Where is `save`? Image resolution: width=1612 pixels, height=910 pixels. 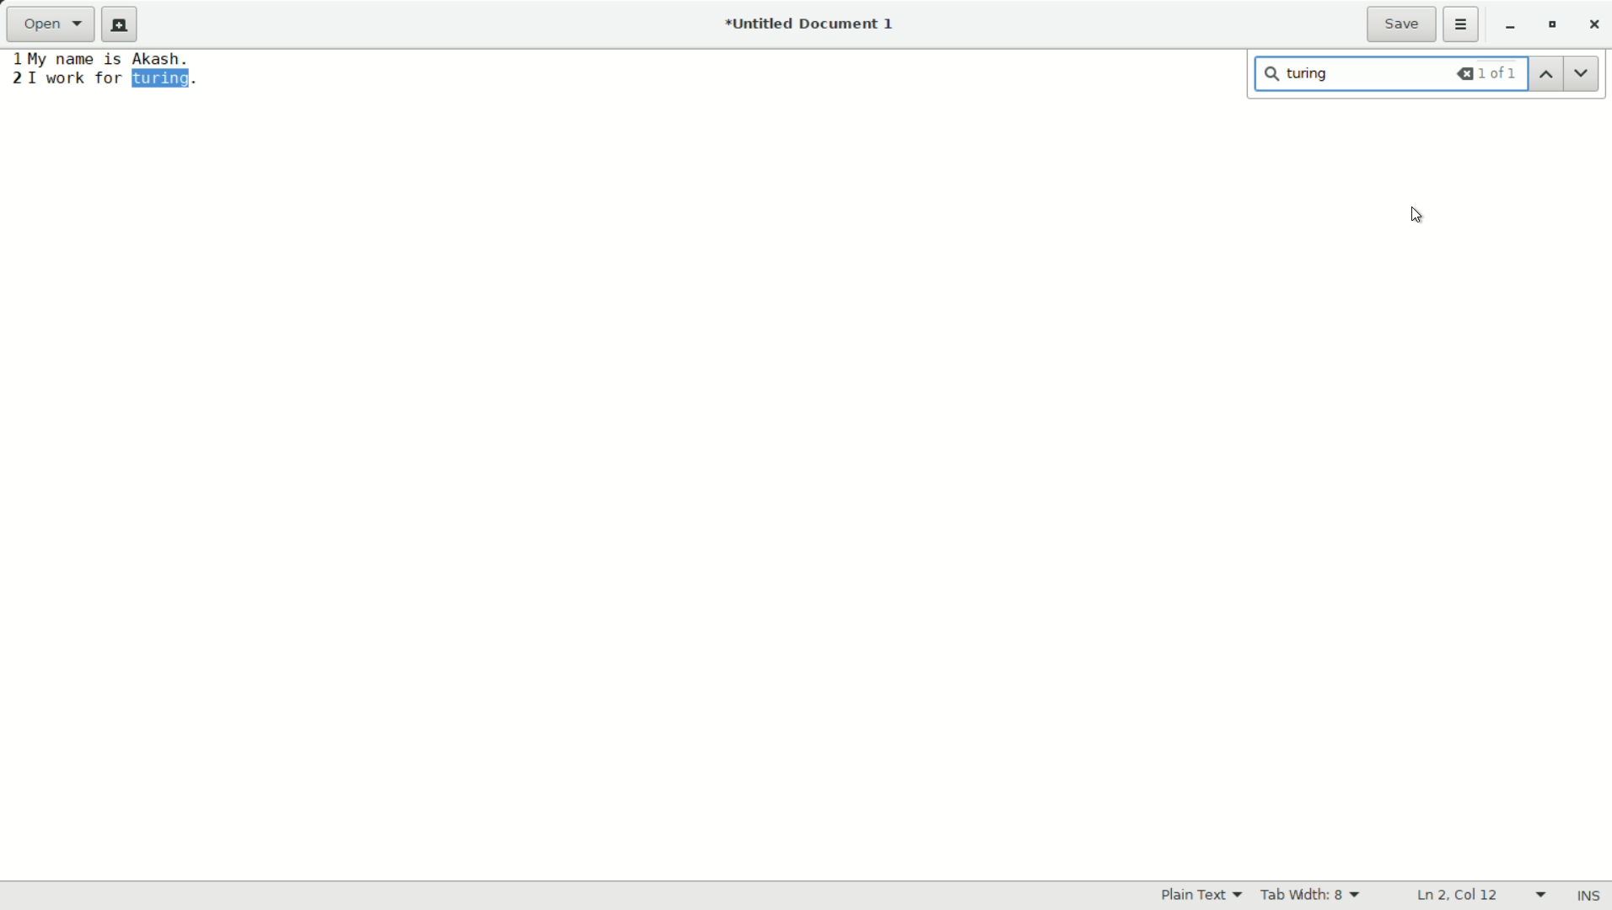 save is located at coordinates (1403, 24).